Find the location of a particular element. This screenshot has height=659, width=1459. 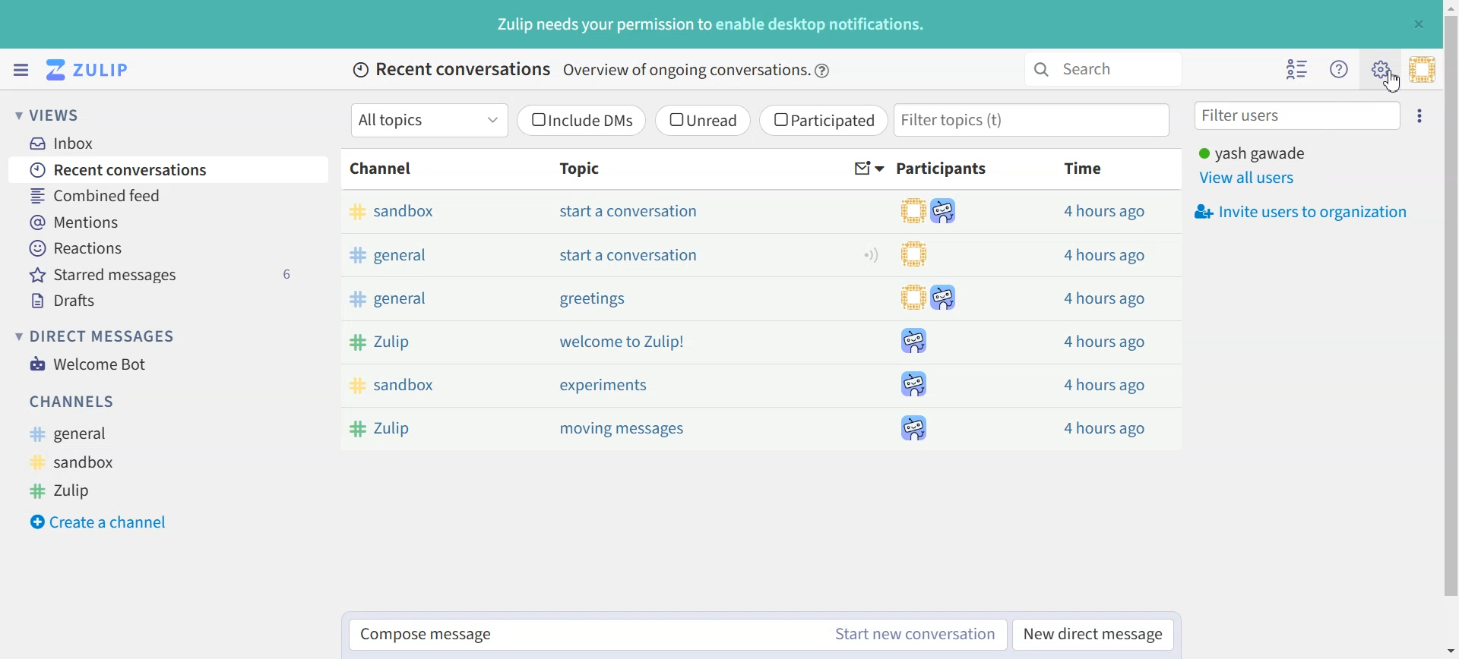

Recent conversation is located at coordinates (169, 169).